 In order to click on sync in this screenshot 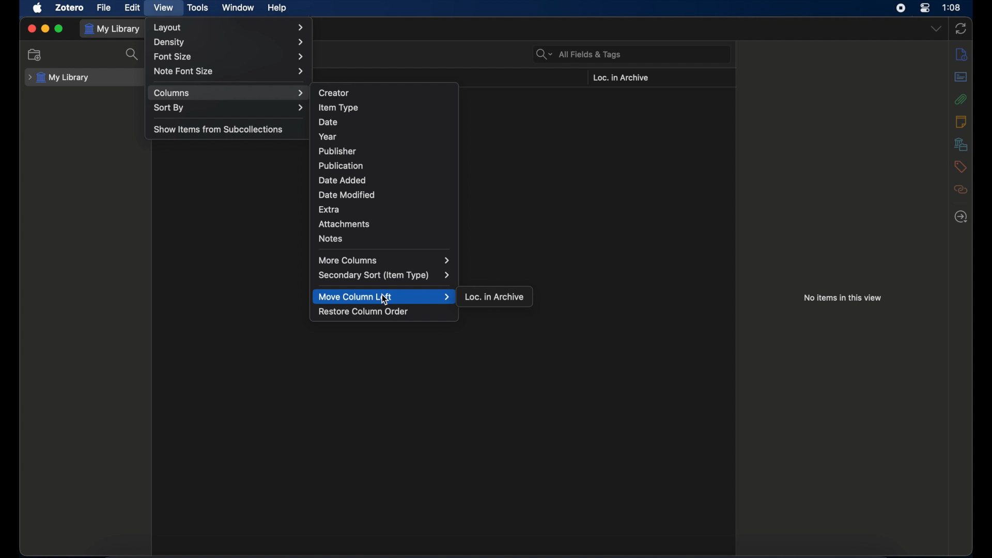, I will do `click(962, 28)`.